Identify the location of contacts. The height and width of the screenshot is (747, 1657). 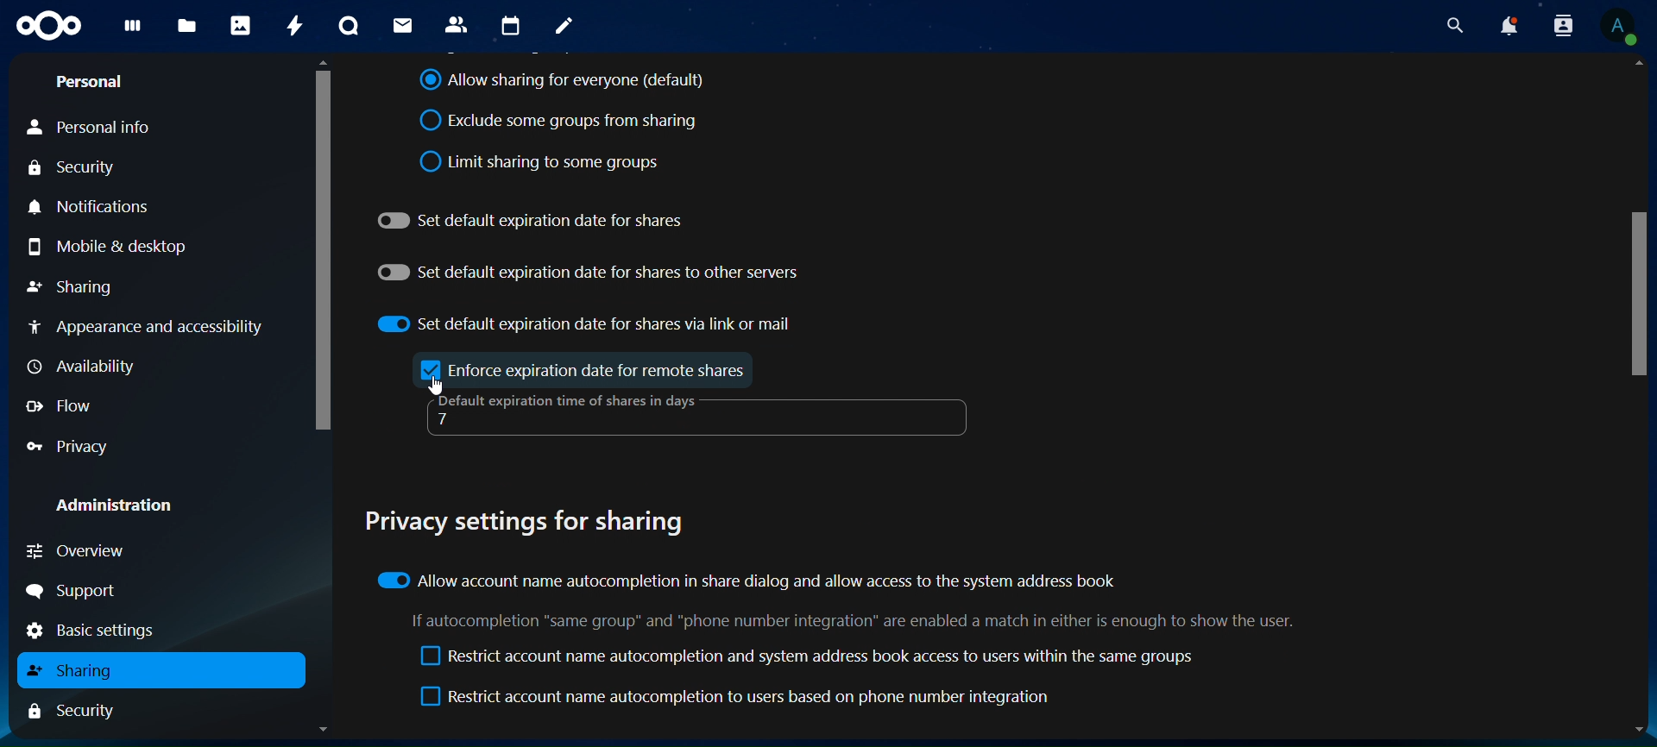
(456, 24).